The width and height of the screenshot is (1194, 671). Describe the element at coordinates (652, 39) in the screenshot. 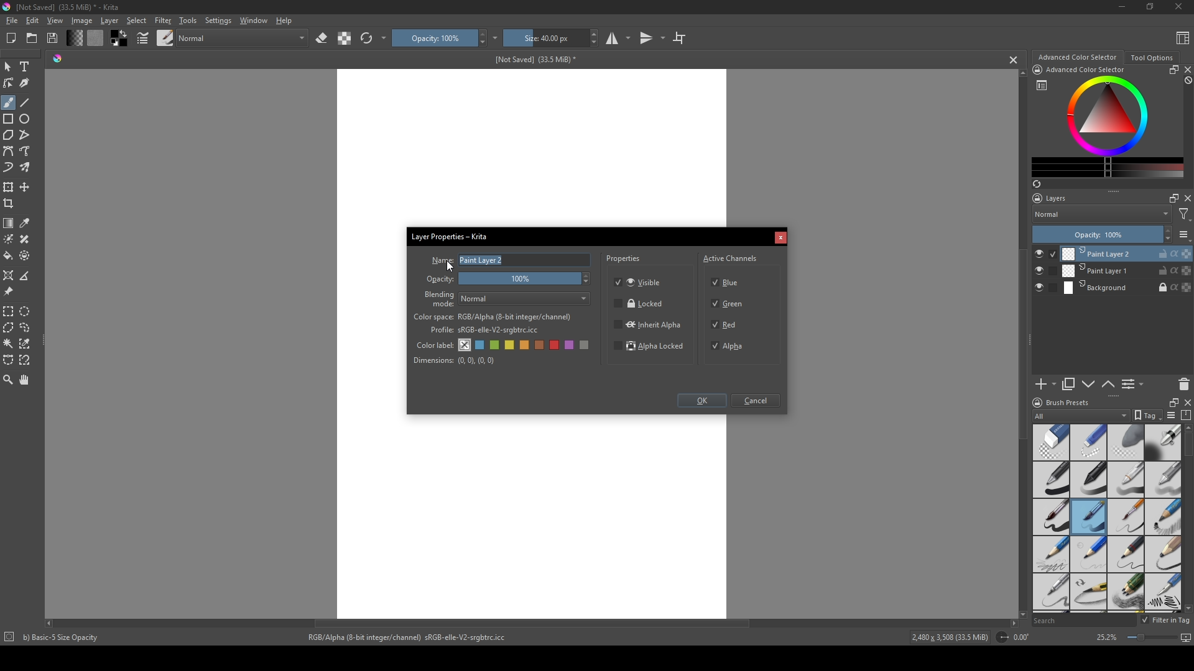

I see `transitions` at that location.